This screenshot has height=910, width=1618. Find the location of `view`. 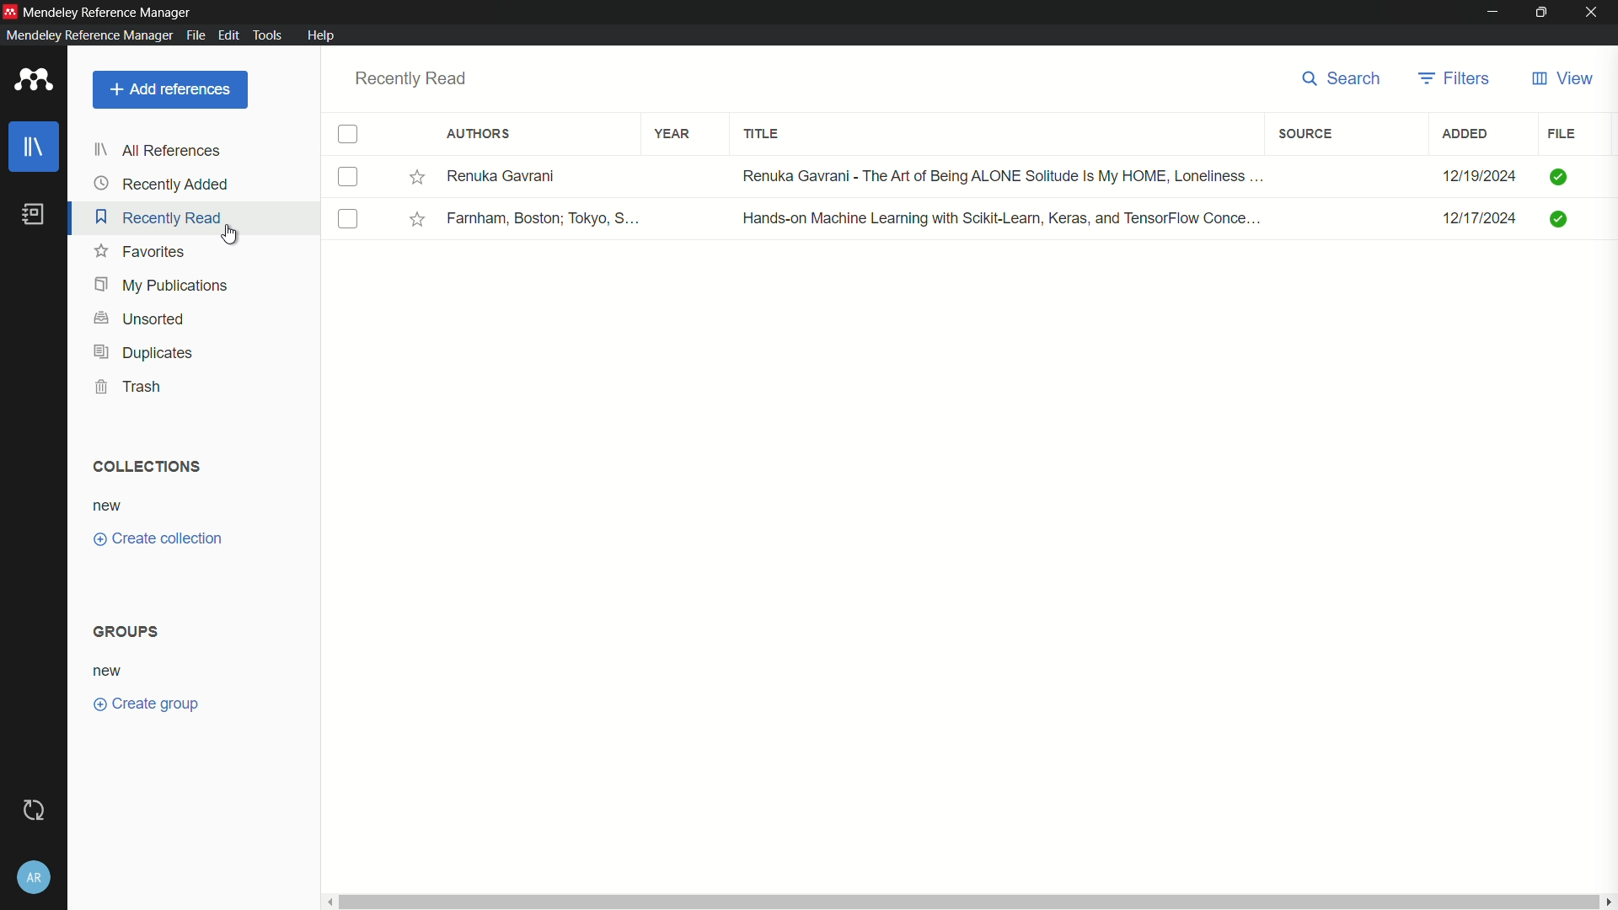

view is located at coordinates (1564, 78).